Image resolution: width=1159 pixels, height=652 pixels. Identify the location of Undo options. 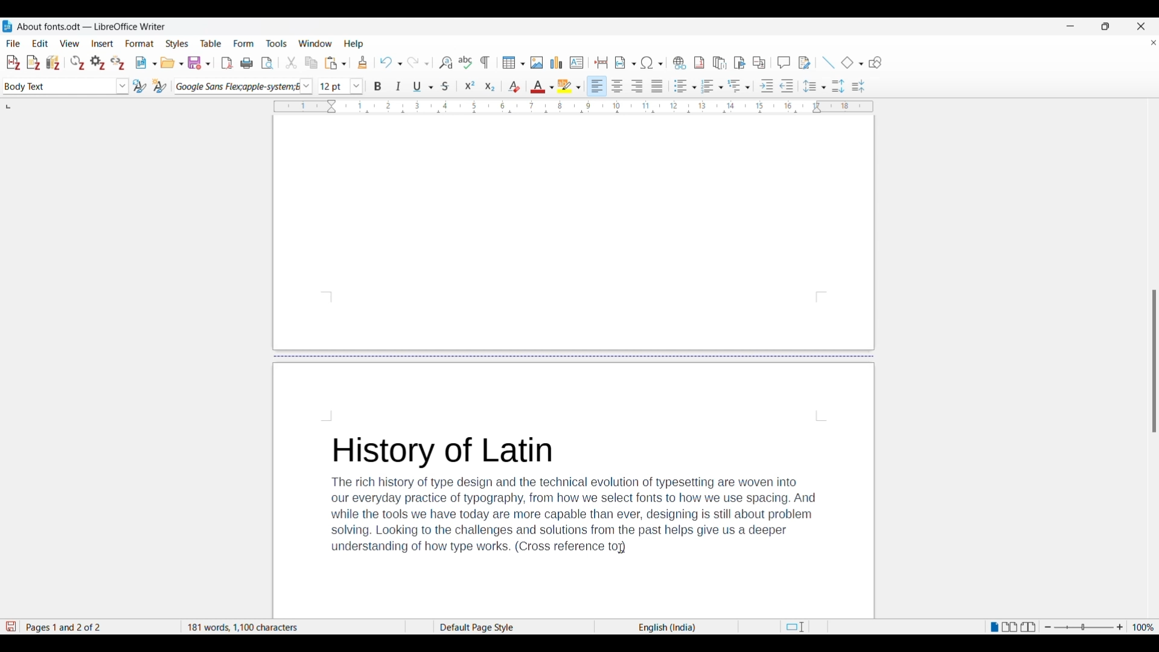
(391, 63).